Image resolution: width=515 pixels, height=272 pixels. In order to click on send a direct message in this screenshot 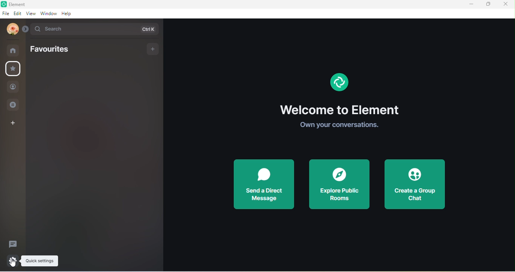, I will do `click(263, 183)`.